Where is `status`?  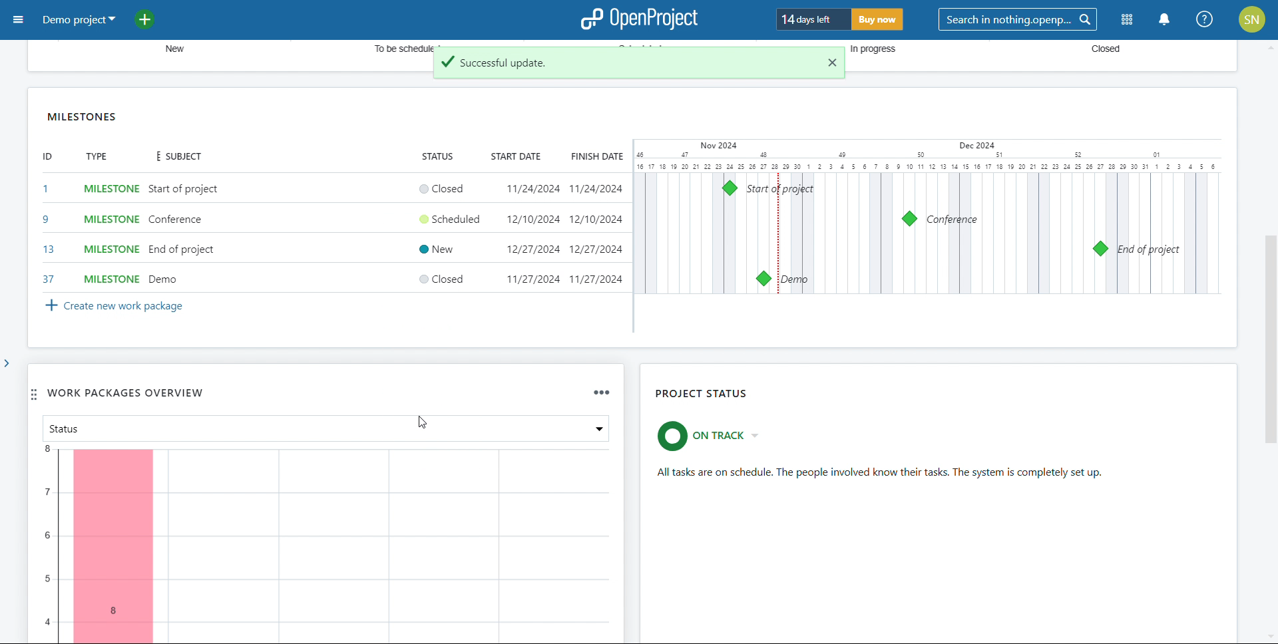
status is located at coordinates (435, 157).